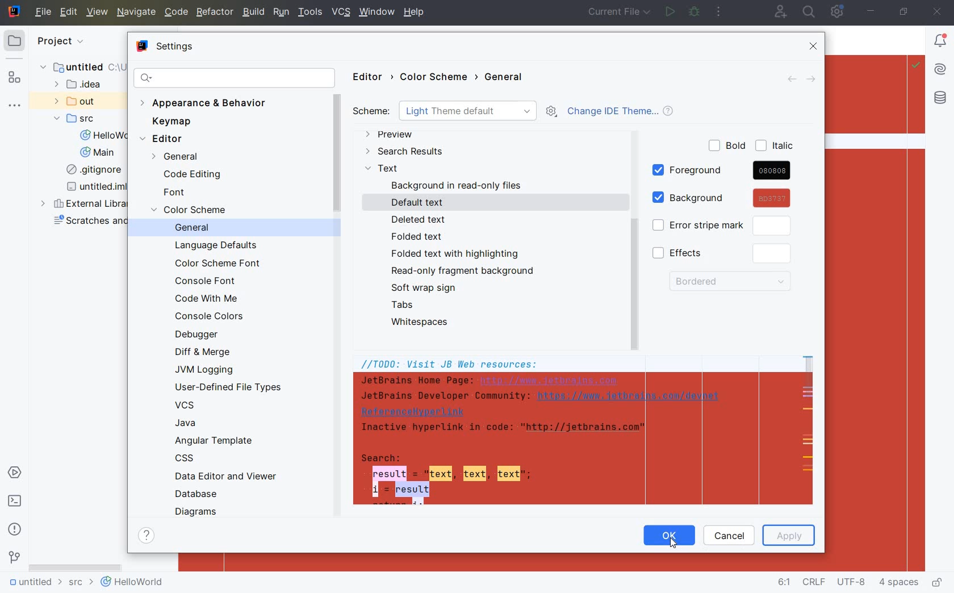  Describe the element at coordinates (720, 11) in the screenshot. I see `more actions` at that location.